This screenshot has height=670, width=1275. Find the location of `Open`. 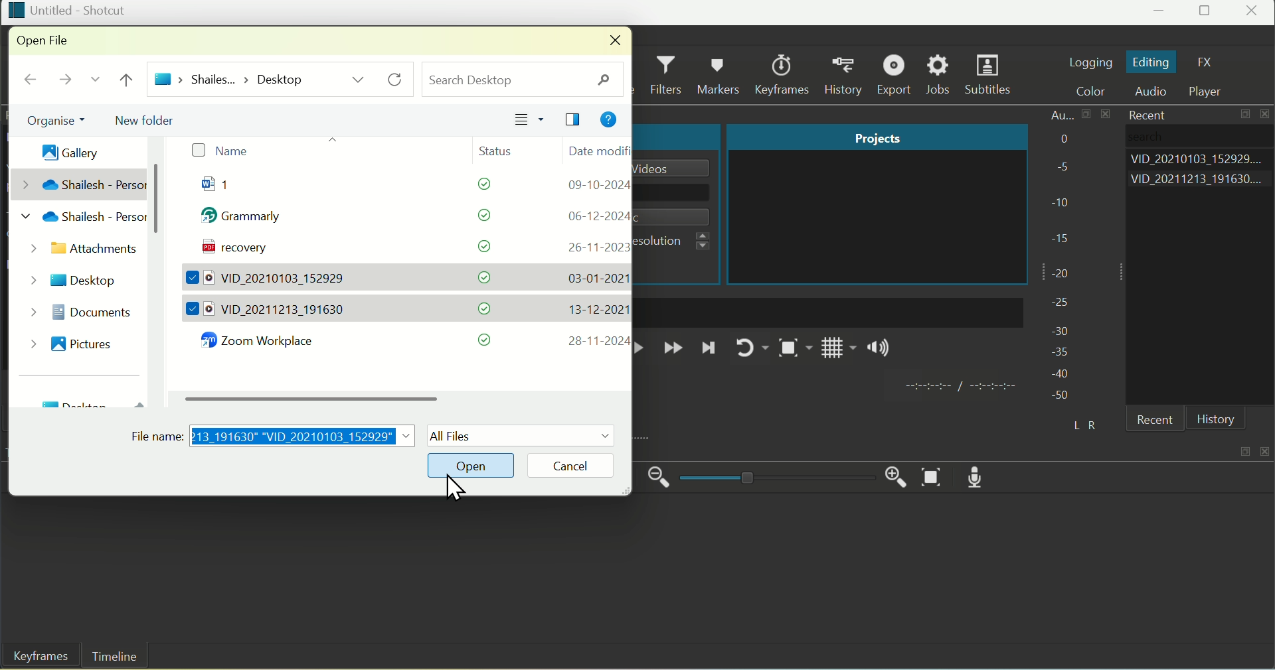

Open is located at coordinates (474, 465).